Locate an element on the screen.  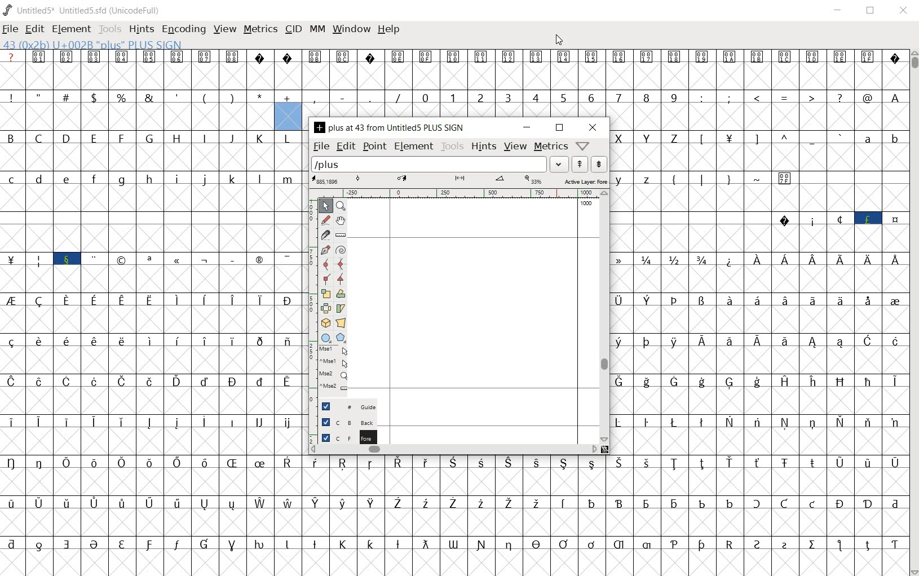
element is located at coordinates (413, 145).